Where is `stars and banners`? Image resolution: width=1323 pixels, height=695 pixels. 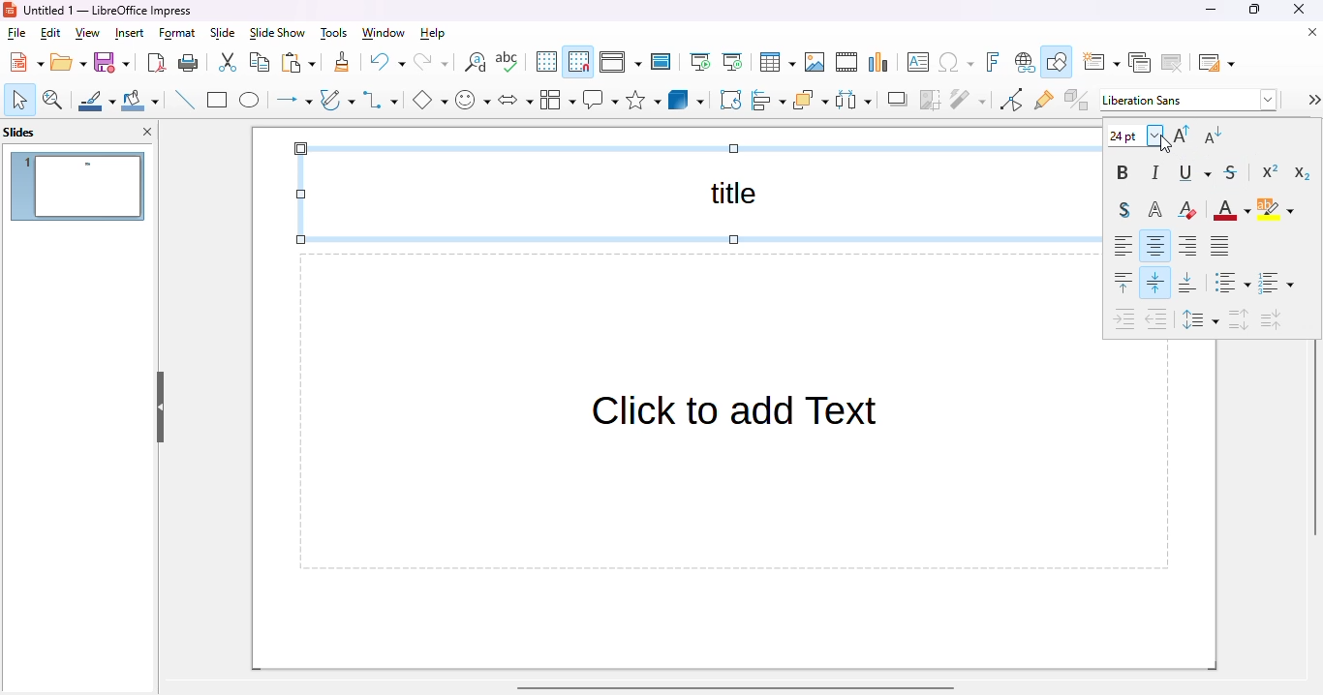 stars and banners is located at coordinates (643, 99).